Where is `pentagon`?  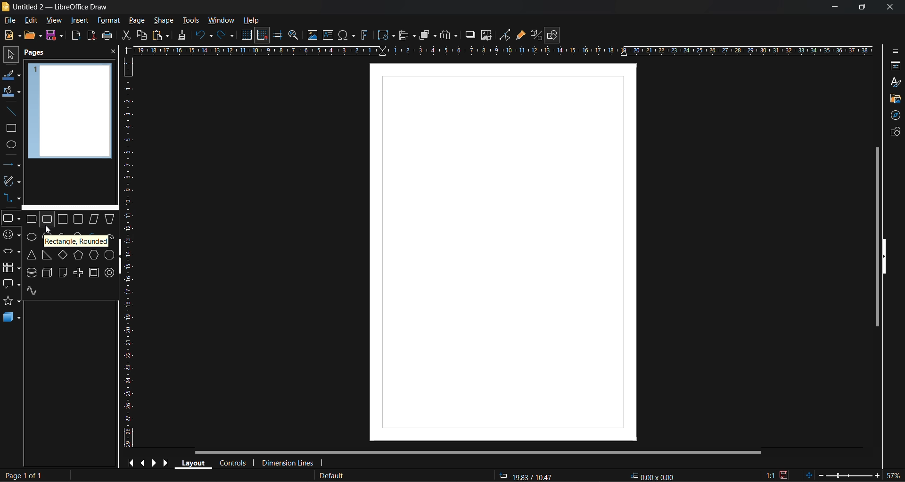 pentagon is located at coordinates (79, 256).